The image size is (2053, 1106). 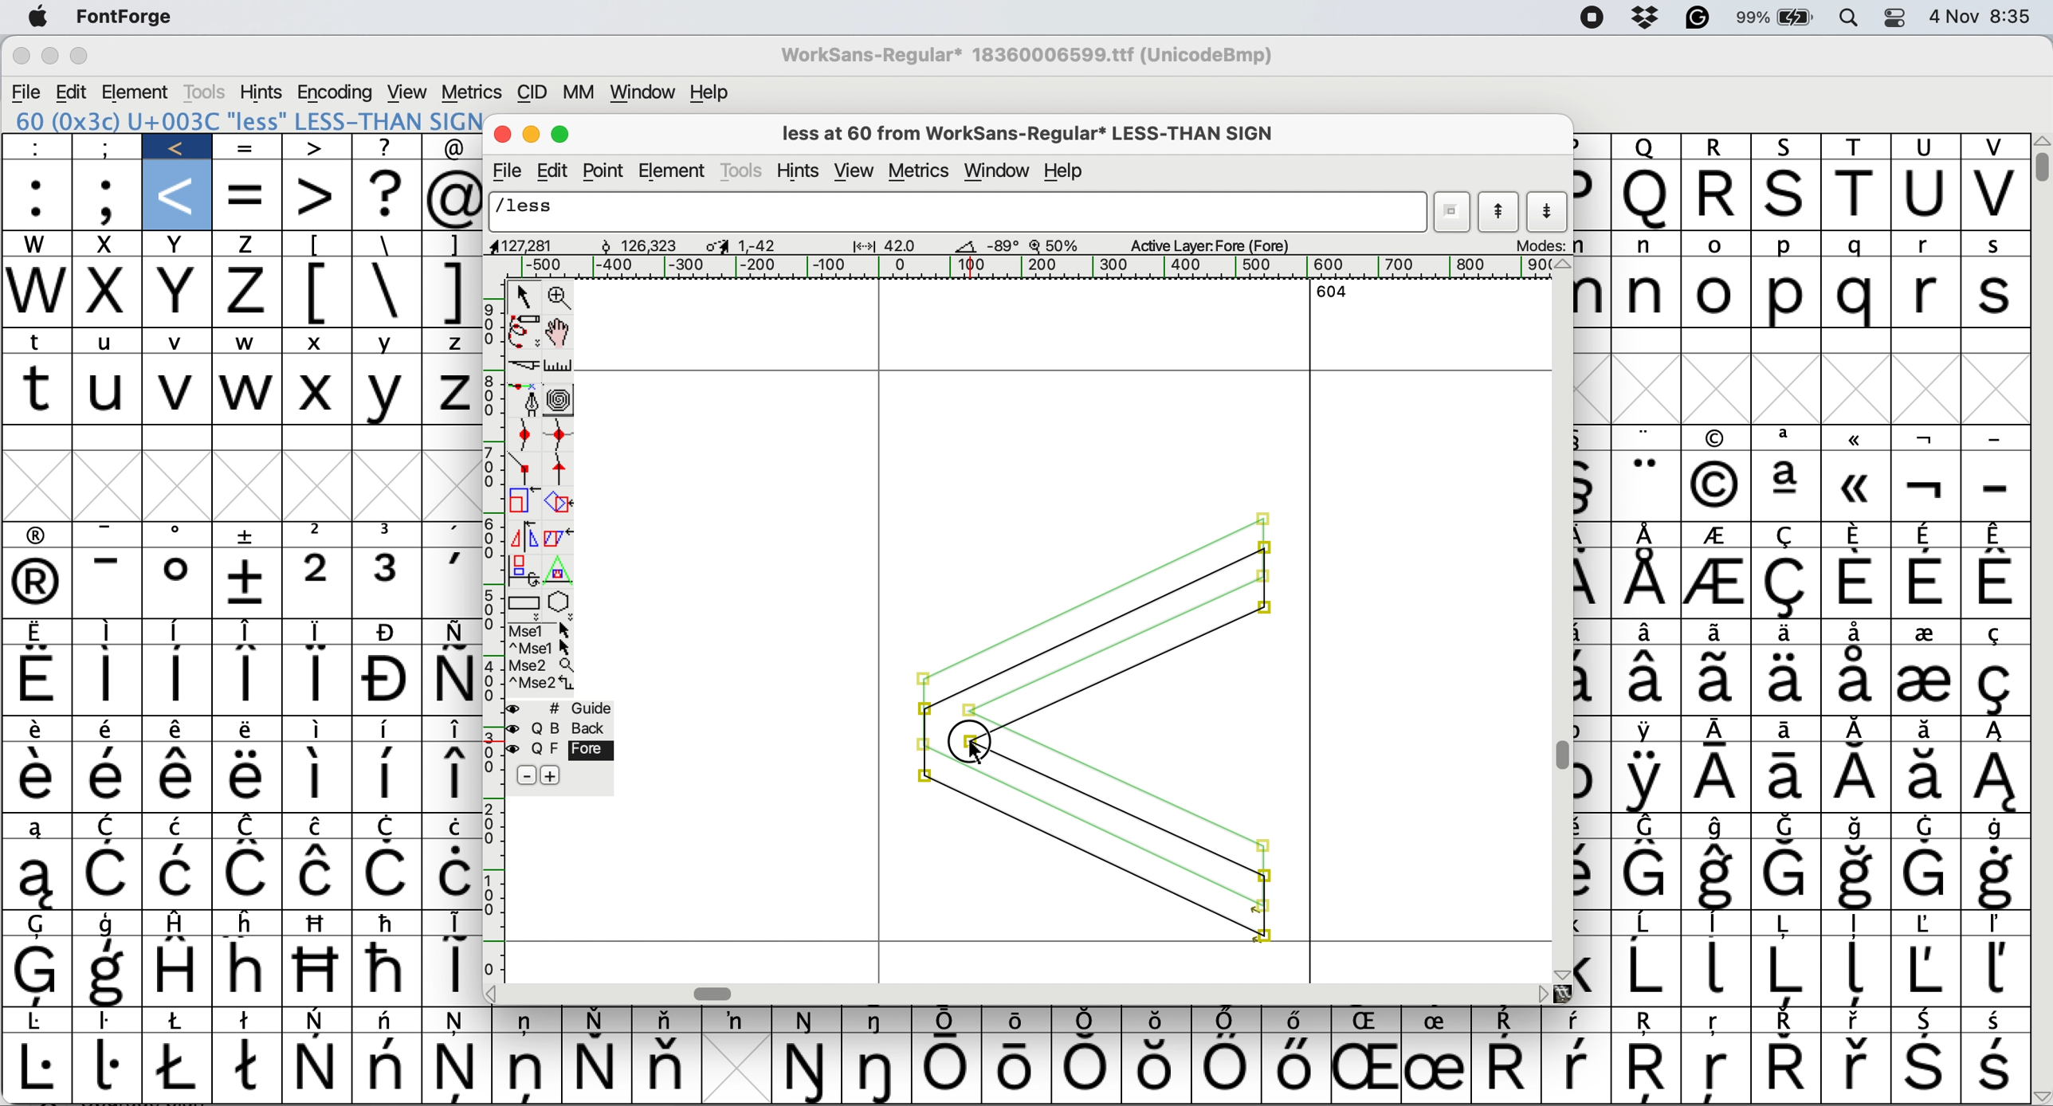 What do you see at coordinates (460, 1069) in the screenshot?
I see `Symbol` at bounding box center [460, 1069].